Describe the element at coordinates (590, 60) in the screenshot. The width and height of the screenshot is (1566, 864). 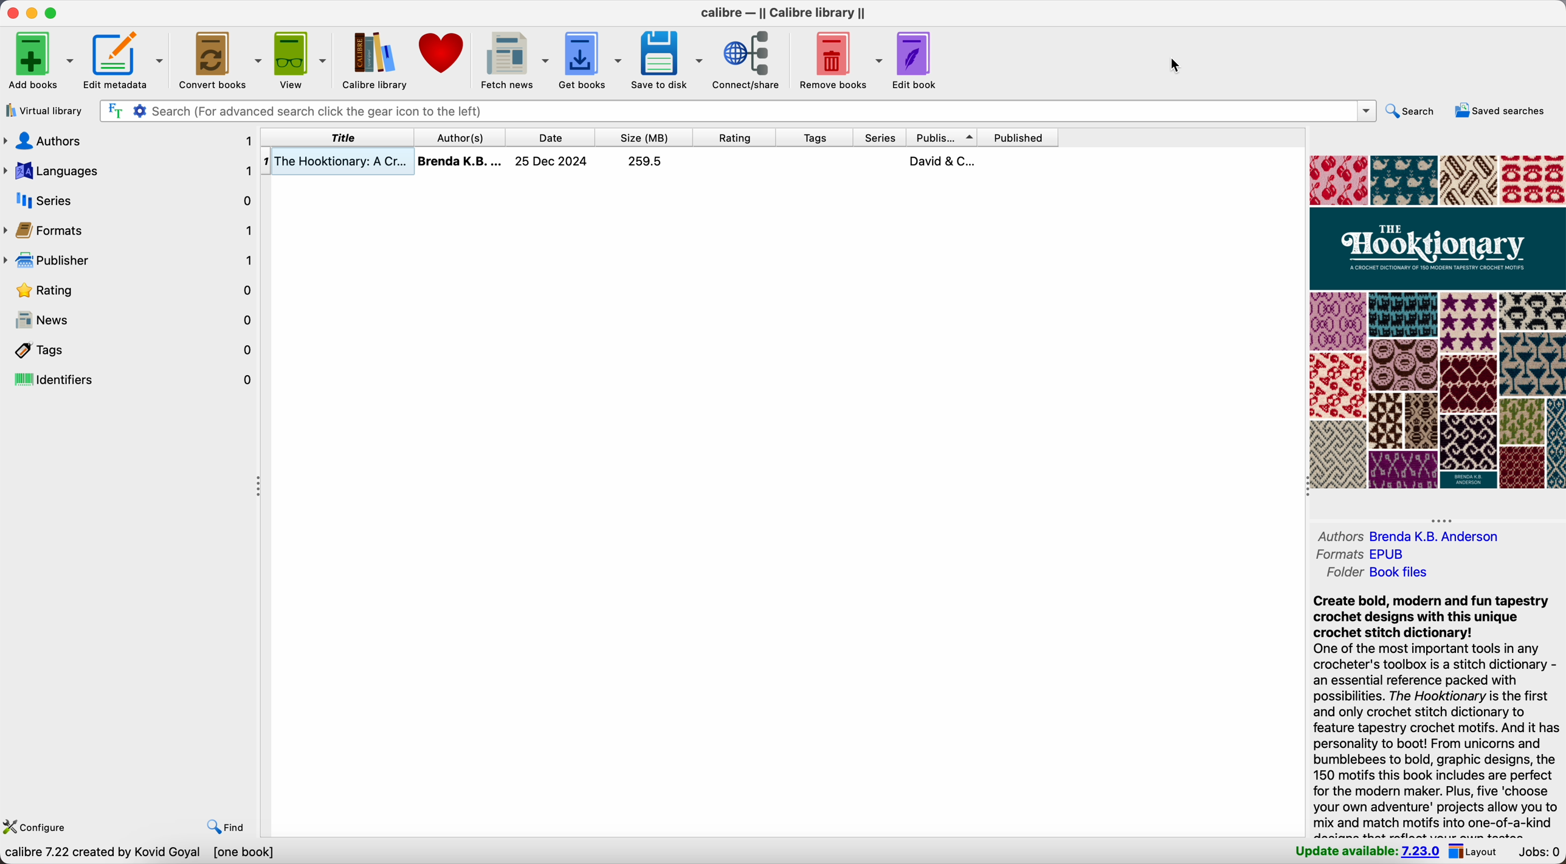
I see `get books` at that location.